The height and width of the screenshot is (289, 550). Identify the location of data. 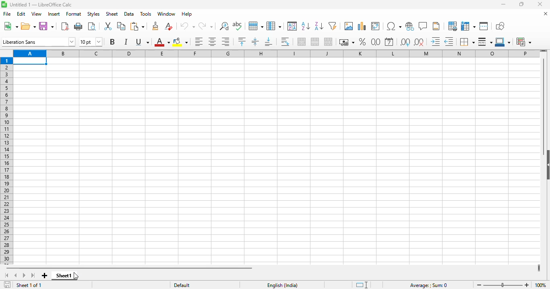
(129, 14).